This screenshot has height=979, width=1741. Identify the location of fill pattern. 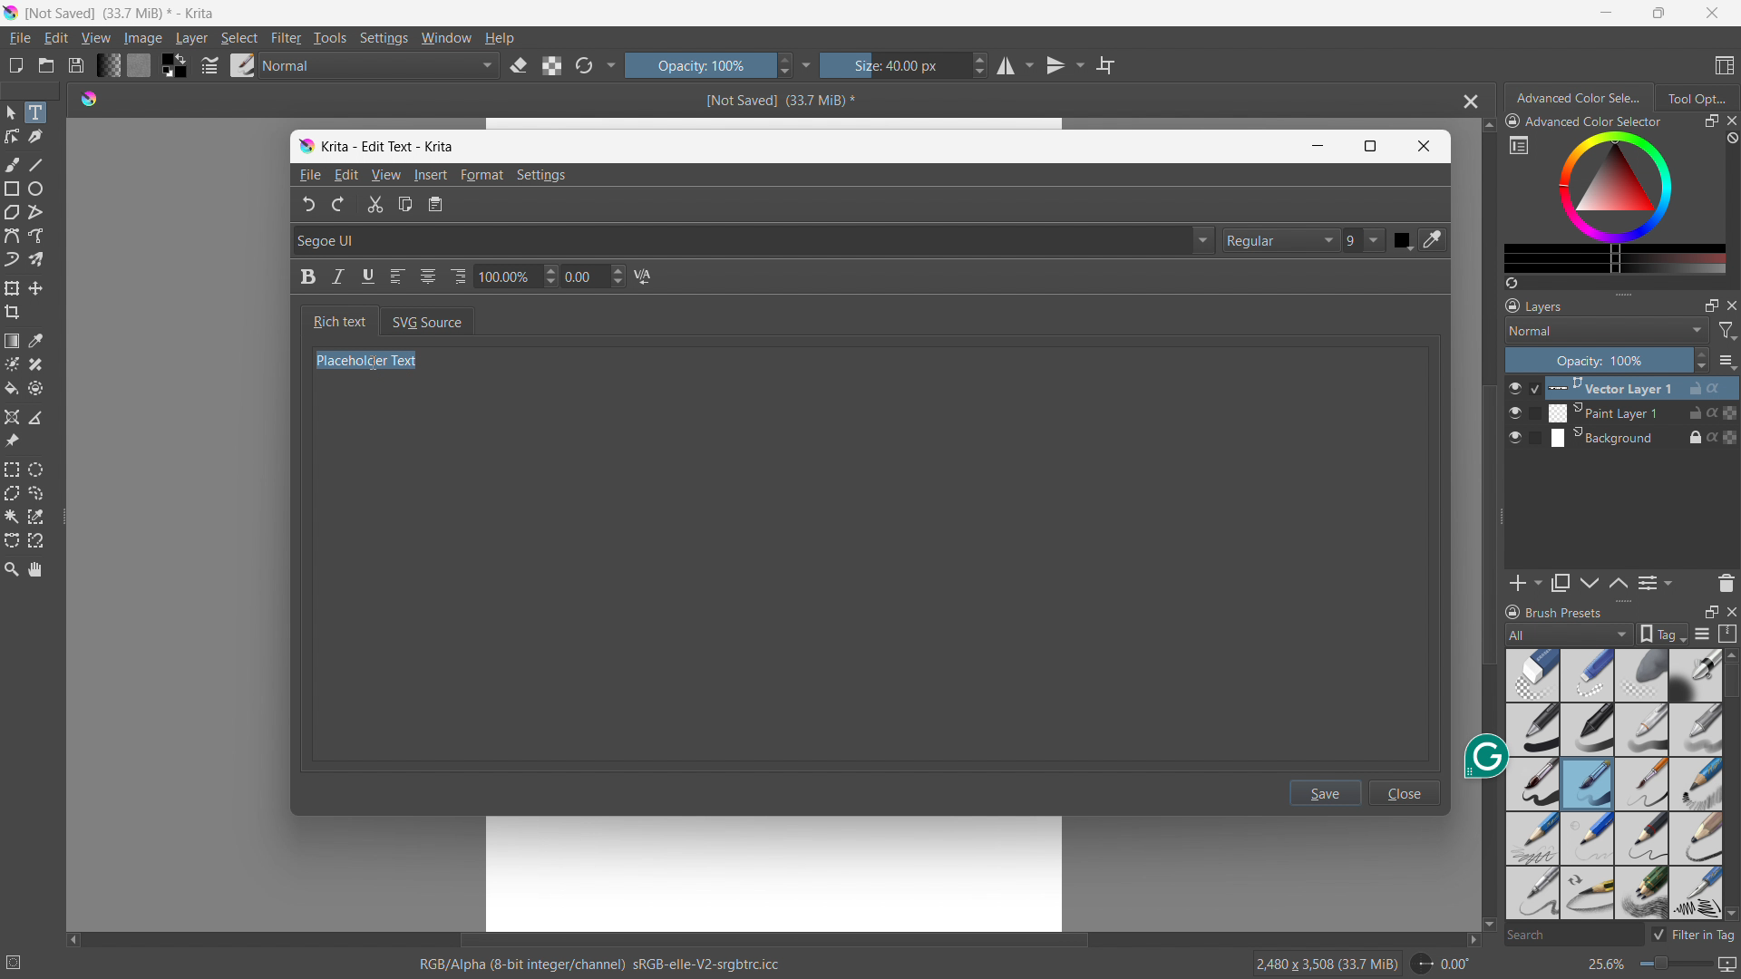
(140, 64).